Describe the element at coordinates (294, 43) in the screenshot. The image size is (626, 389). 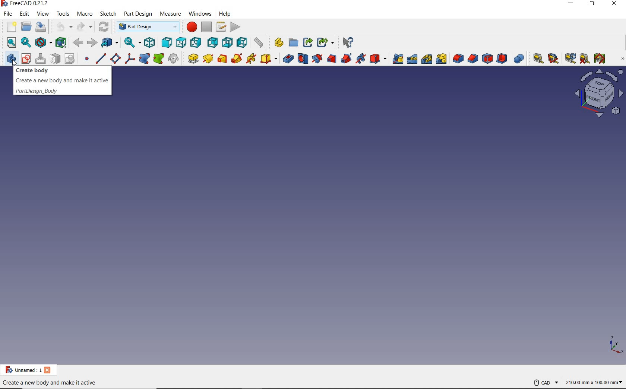
I see `Open` at that location.